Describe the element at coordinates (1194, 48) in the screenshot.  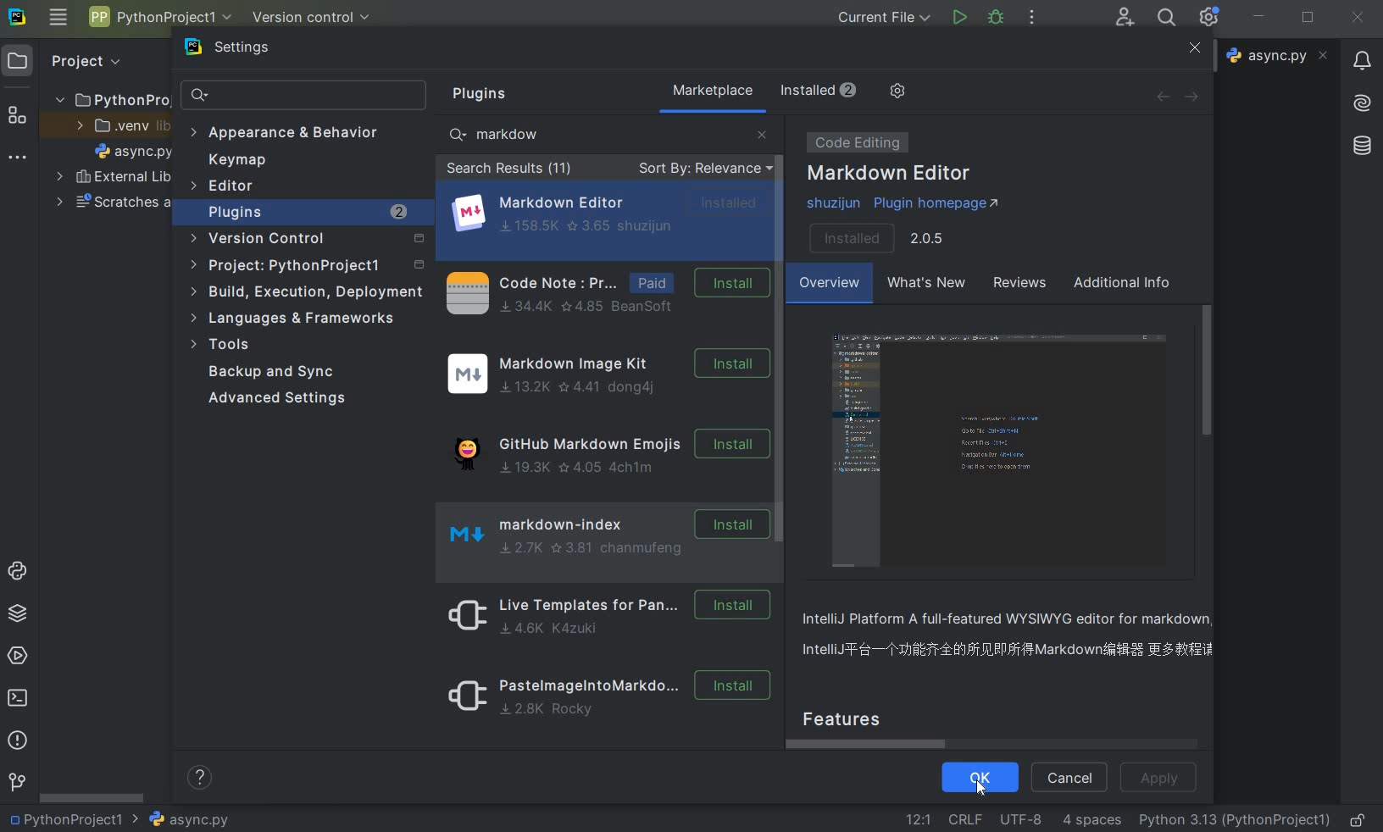
I see `close` at that location.